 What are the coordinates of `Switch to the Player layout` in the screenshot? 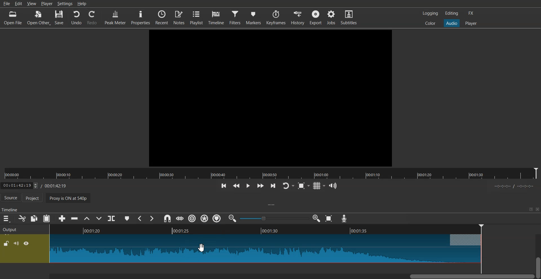 It's located at (471, 23).